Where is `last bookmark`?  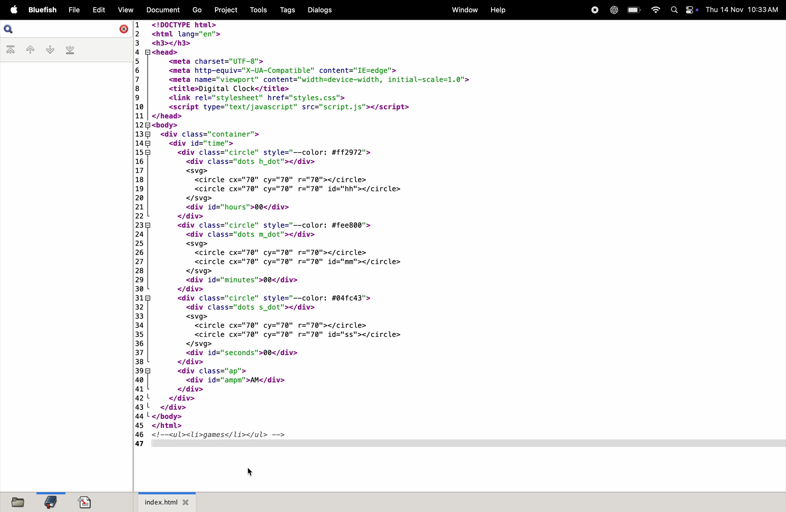 last bookmark is located at coordinates (70, 51).